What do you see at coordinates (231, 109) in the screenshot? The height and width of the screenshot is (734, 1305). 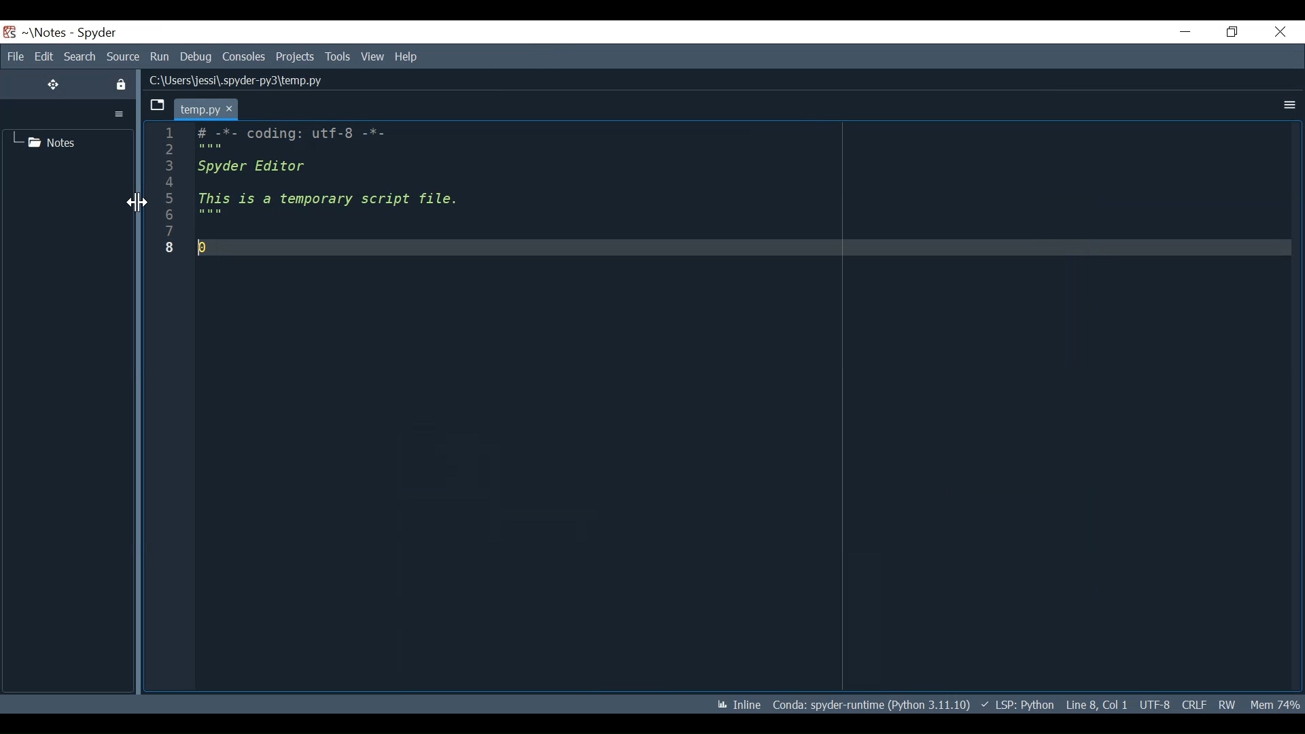 I see `cursor` at bounding box center [231, 109].